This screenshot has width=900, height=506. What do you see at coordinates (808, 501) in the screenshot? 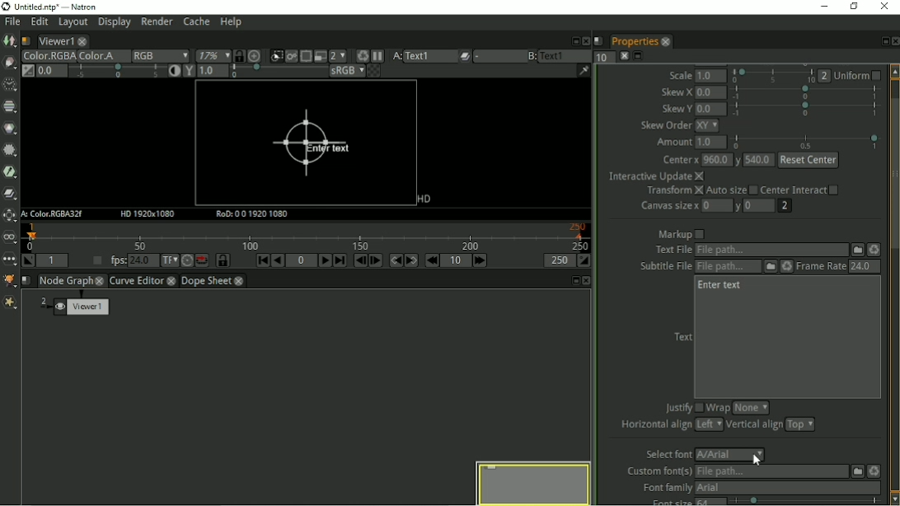
I see `selection bar` at bounding box center [808, 501].